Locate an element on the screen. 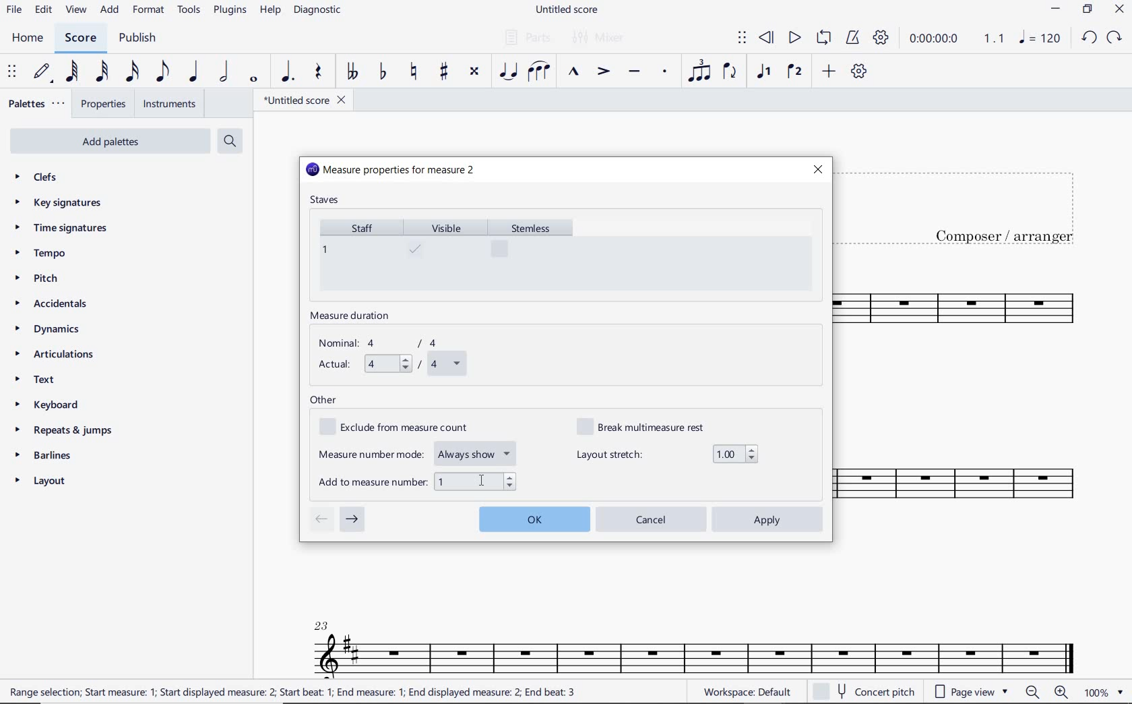 The width and height of the screenshot is (1132, 704). cancel is located at coordinates (652, 519).